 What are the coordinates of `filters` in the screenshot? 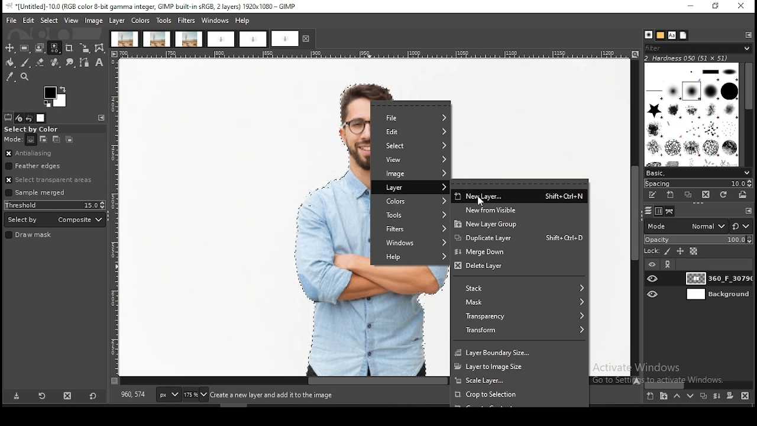 It's located at (187, 21).